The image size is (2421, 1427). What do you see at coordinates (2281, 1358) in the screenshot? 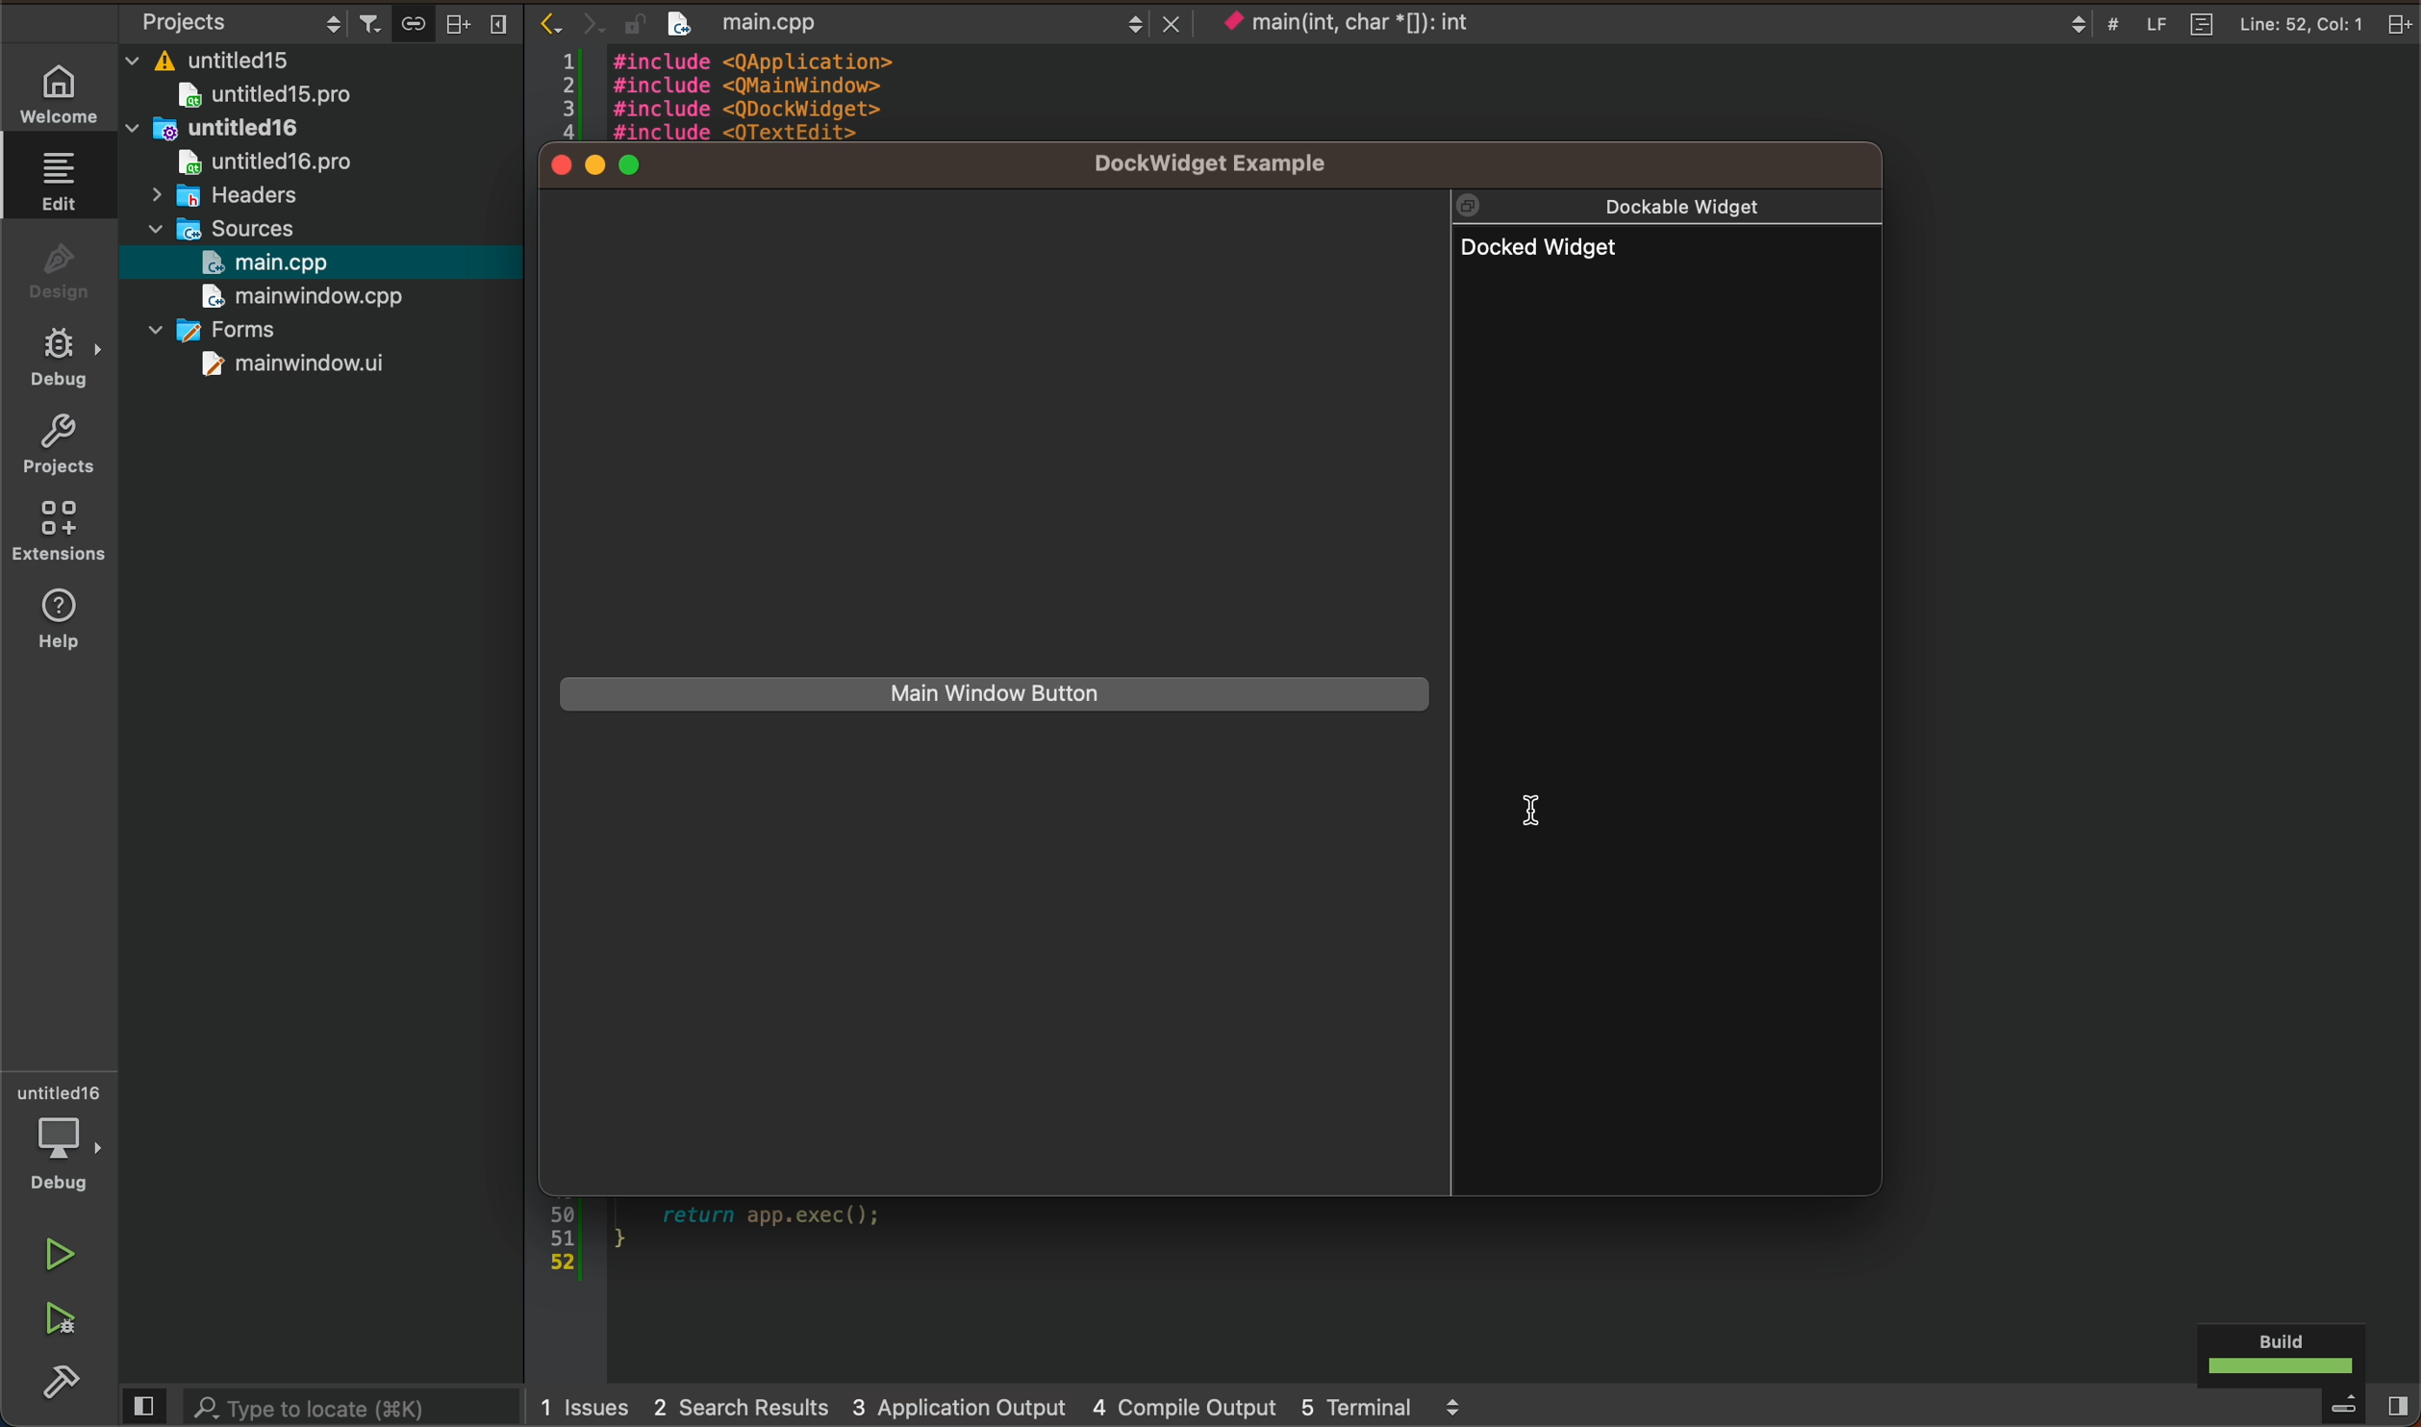
I see `build` at bounding box center [2281, 1358].